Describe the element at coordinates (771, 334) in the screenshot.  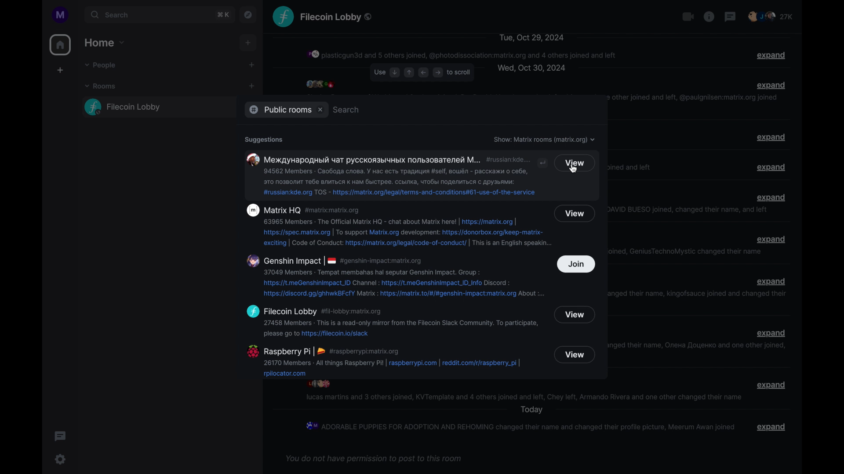
I see `expand` at that location.